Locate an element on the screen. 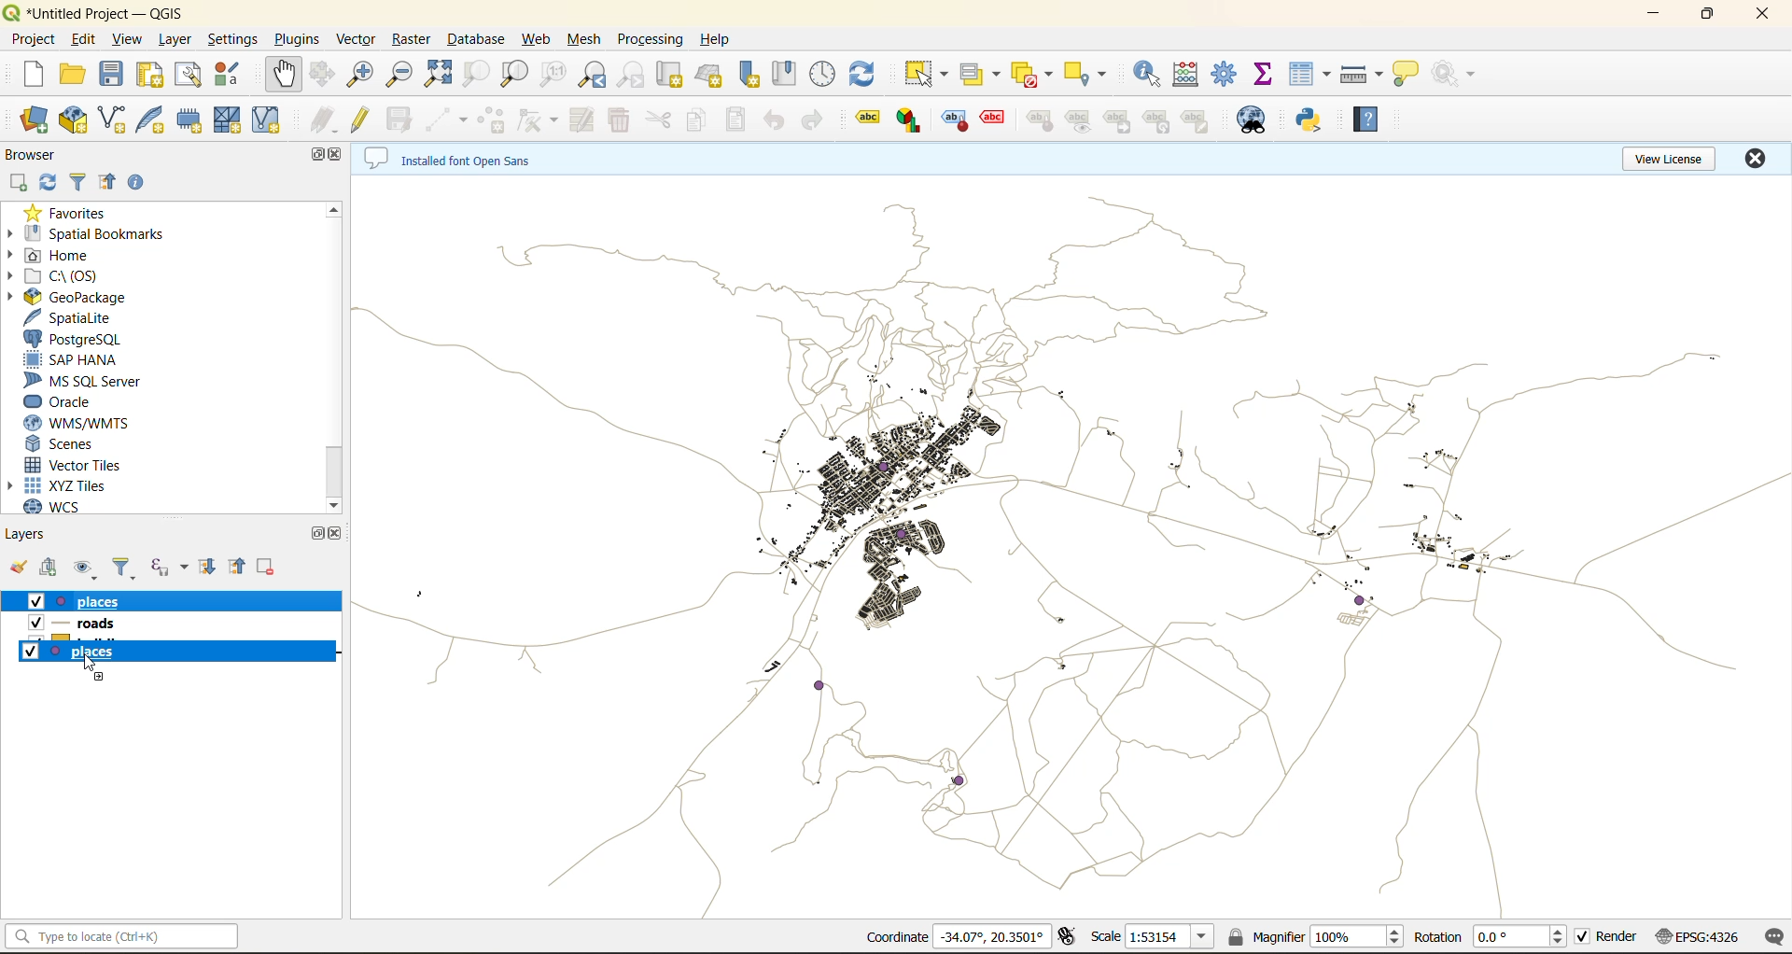 The width and height of the screenshot is (1792, 954). show layout is located at coordinates (189, 75).